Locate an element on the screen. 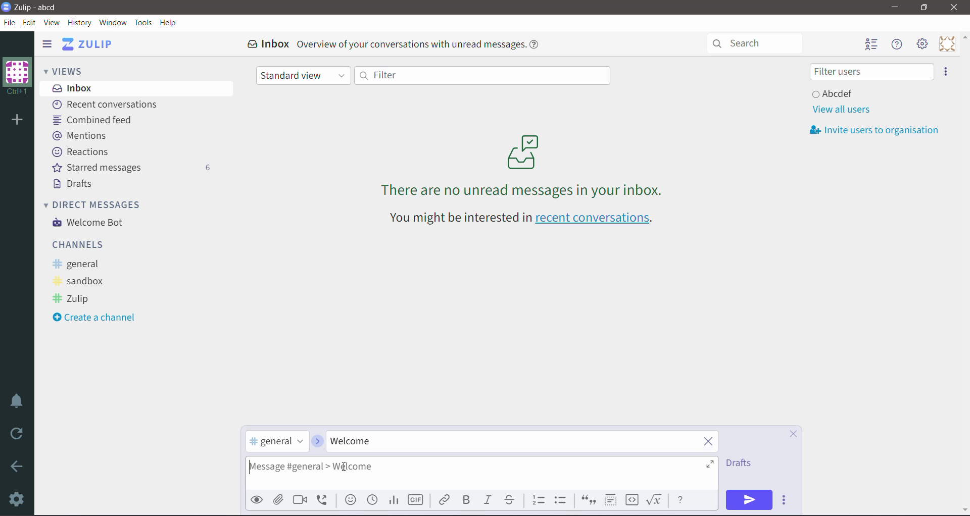  Minimize is located at coordinates (895, 7).